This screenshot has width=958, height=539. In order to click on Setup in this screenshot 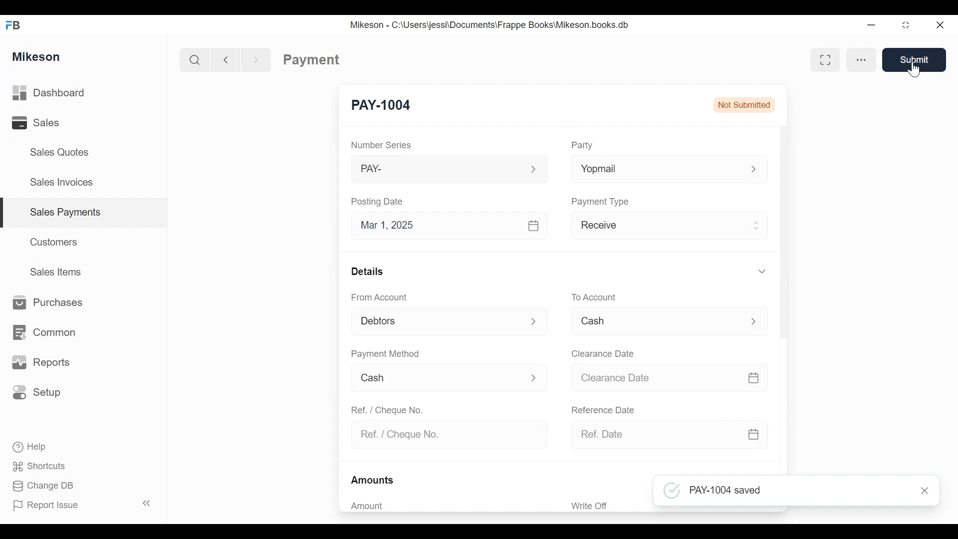, I will do `click(40, 393)`.